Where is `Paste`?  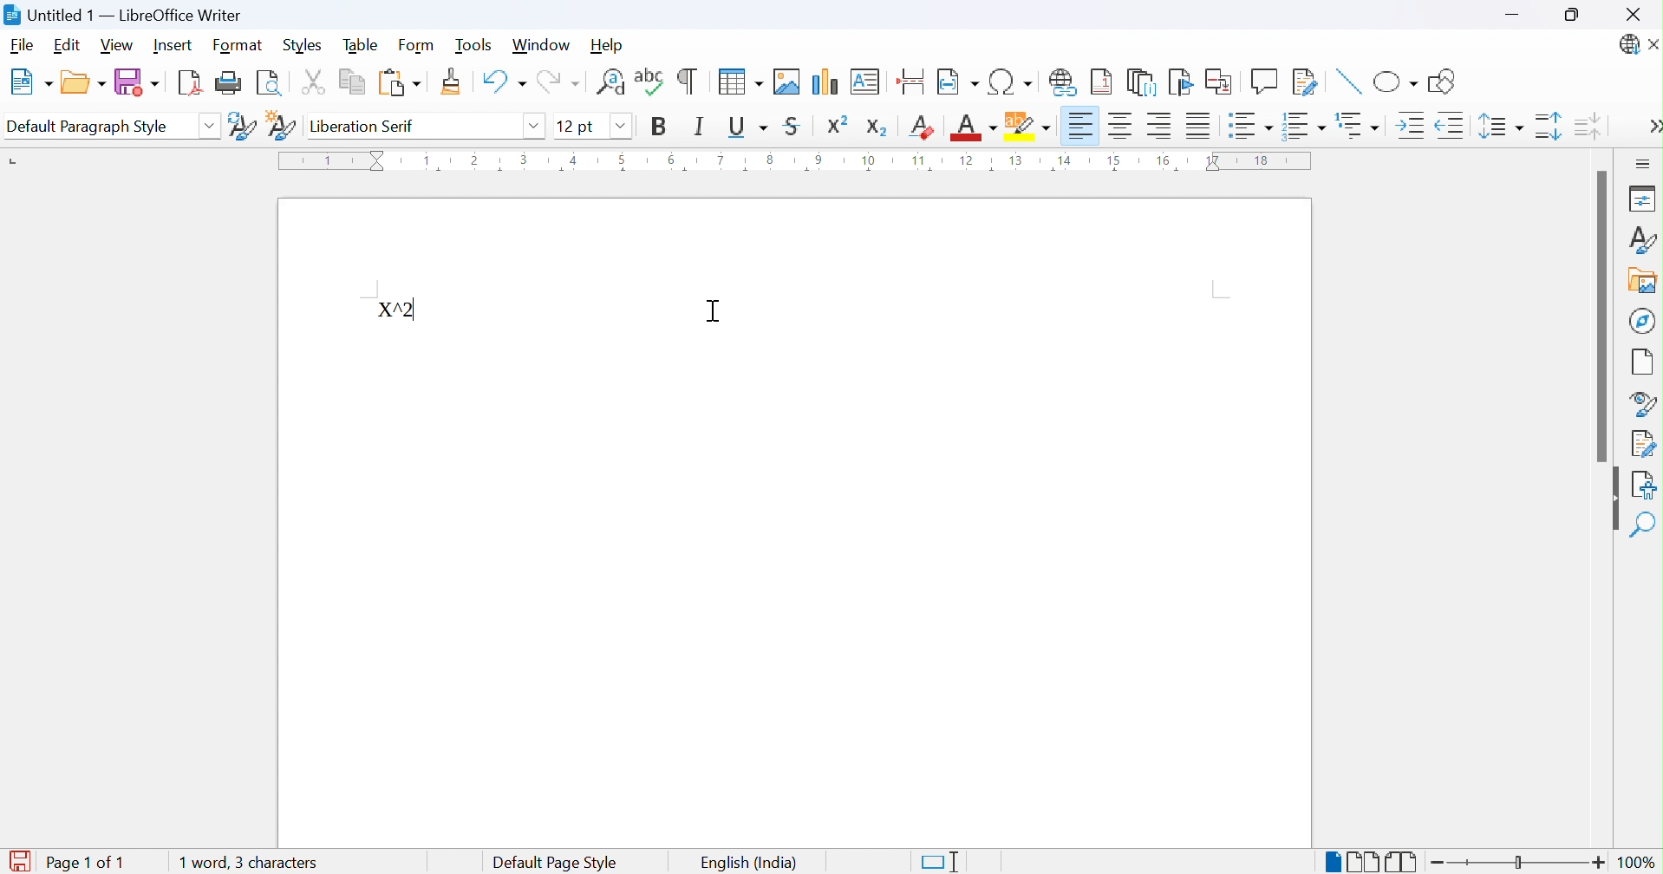
Paste is located at coordinates (399, 83).